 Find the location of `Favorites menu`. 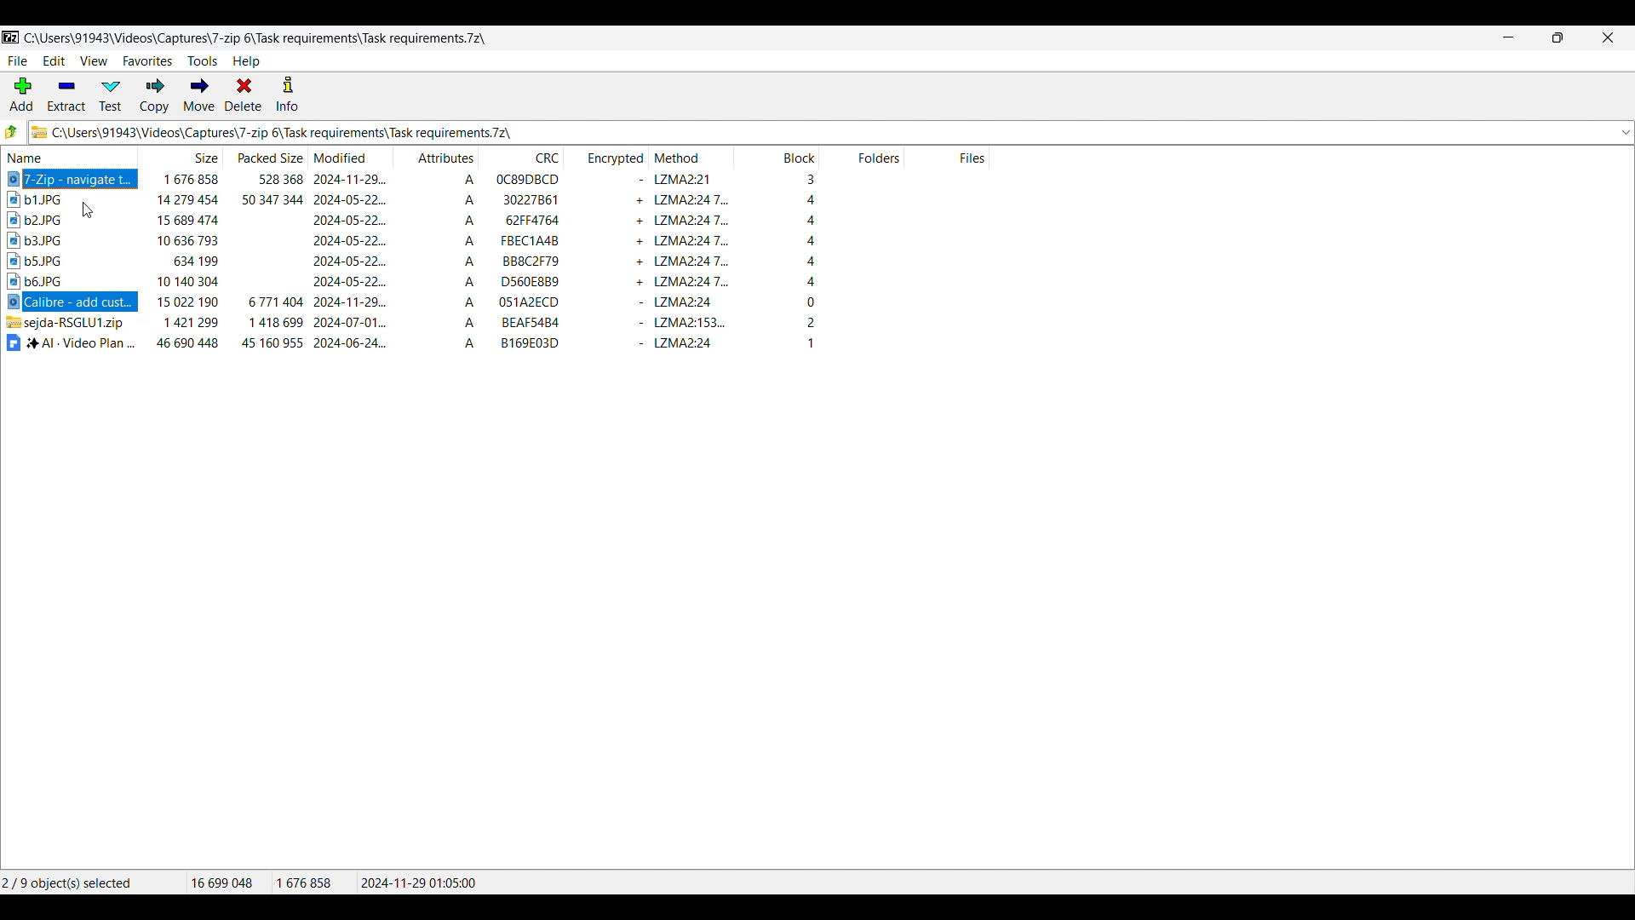

Favorites menu is located at coordinates (147, 61).